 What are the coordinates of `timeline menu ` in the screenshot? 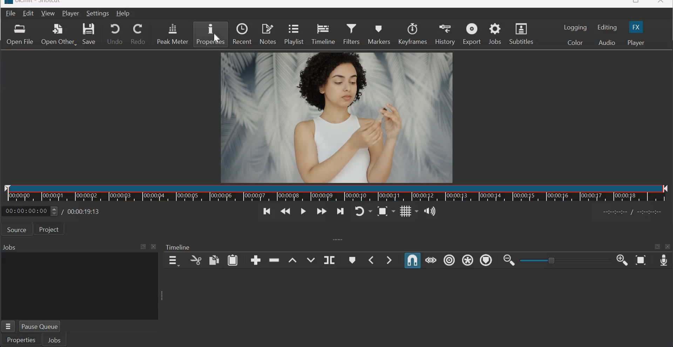 It's located at (173, 260).